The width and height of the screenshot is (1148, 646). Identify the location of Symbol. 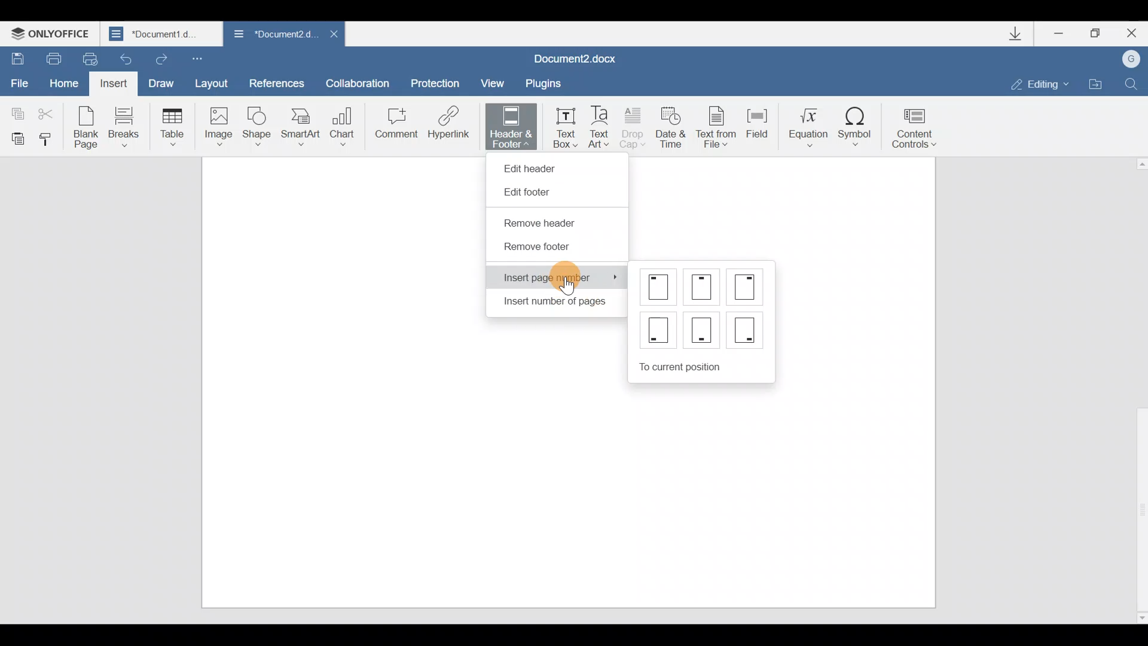
(860, 122).